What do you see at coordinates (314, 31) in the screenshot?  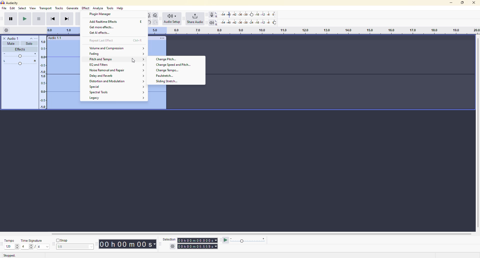 I see `click and drag to define looping region` at bounding box center [314, 31].